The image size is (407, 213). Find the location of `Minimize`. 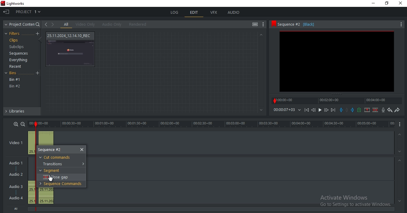

Minimize is located at coordinates (372, 4).